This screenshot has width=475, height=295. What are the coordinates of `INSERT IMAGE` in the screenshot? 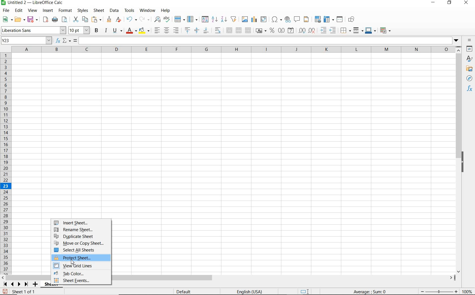 It's located at (245, 19).